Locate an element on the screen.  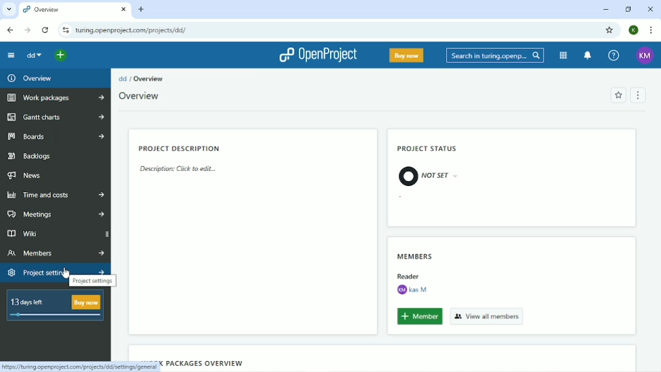
Open quick add menu is located at coordinates (63, 56).